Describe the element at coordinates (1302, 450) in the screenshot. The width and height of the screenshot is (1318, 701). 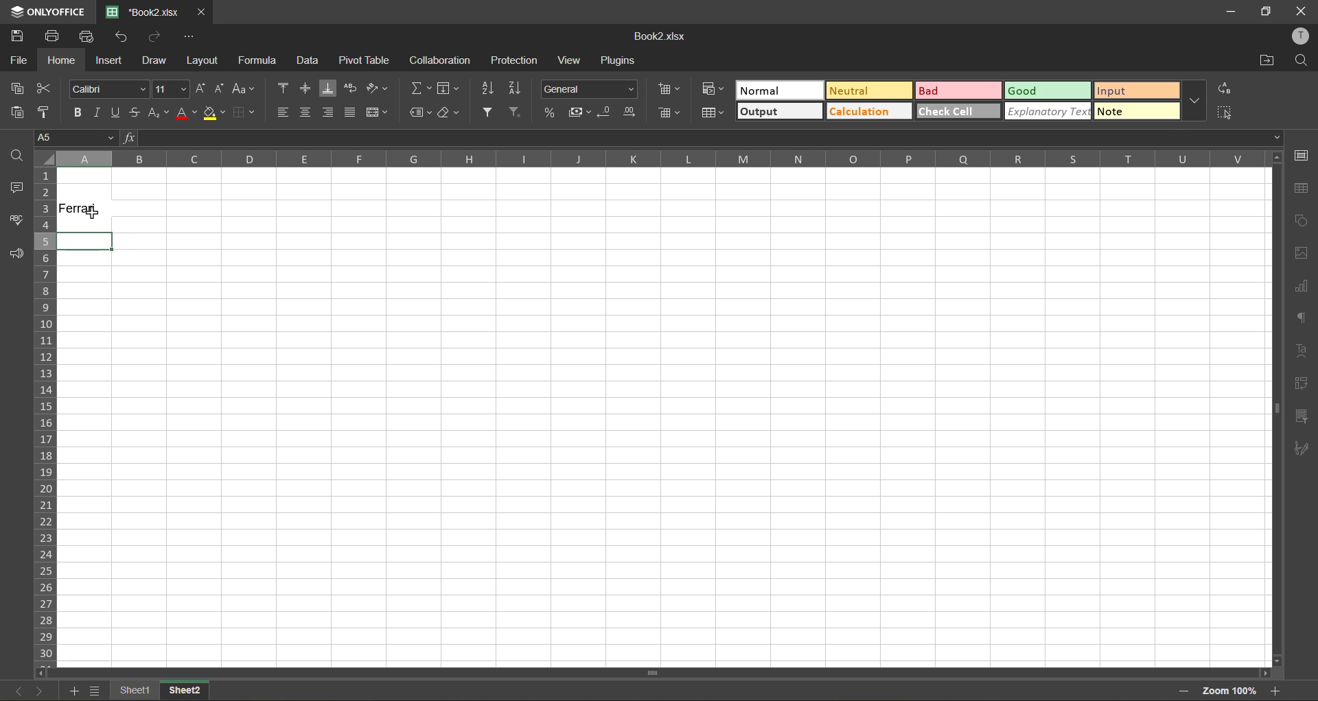
I see `signature` at that location.